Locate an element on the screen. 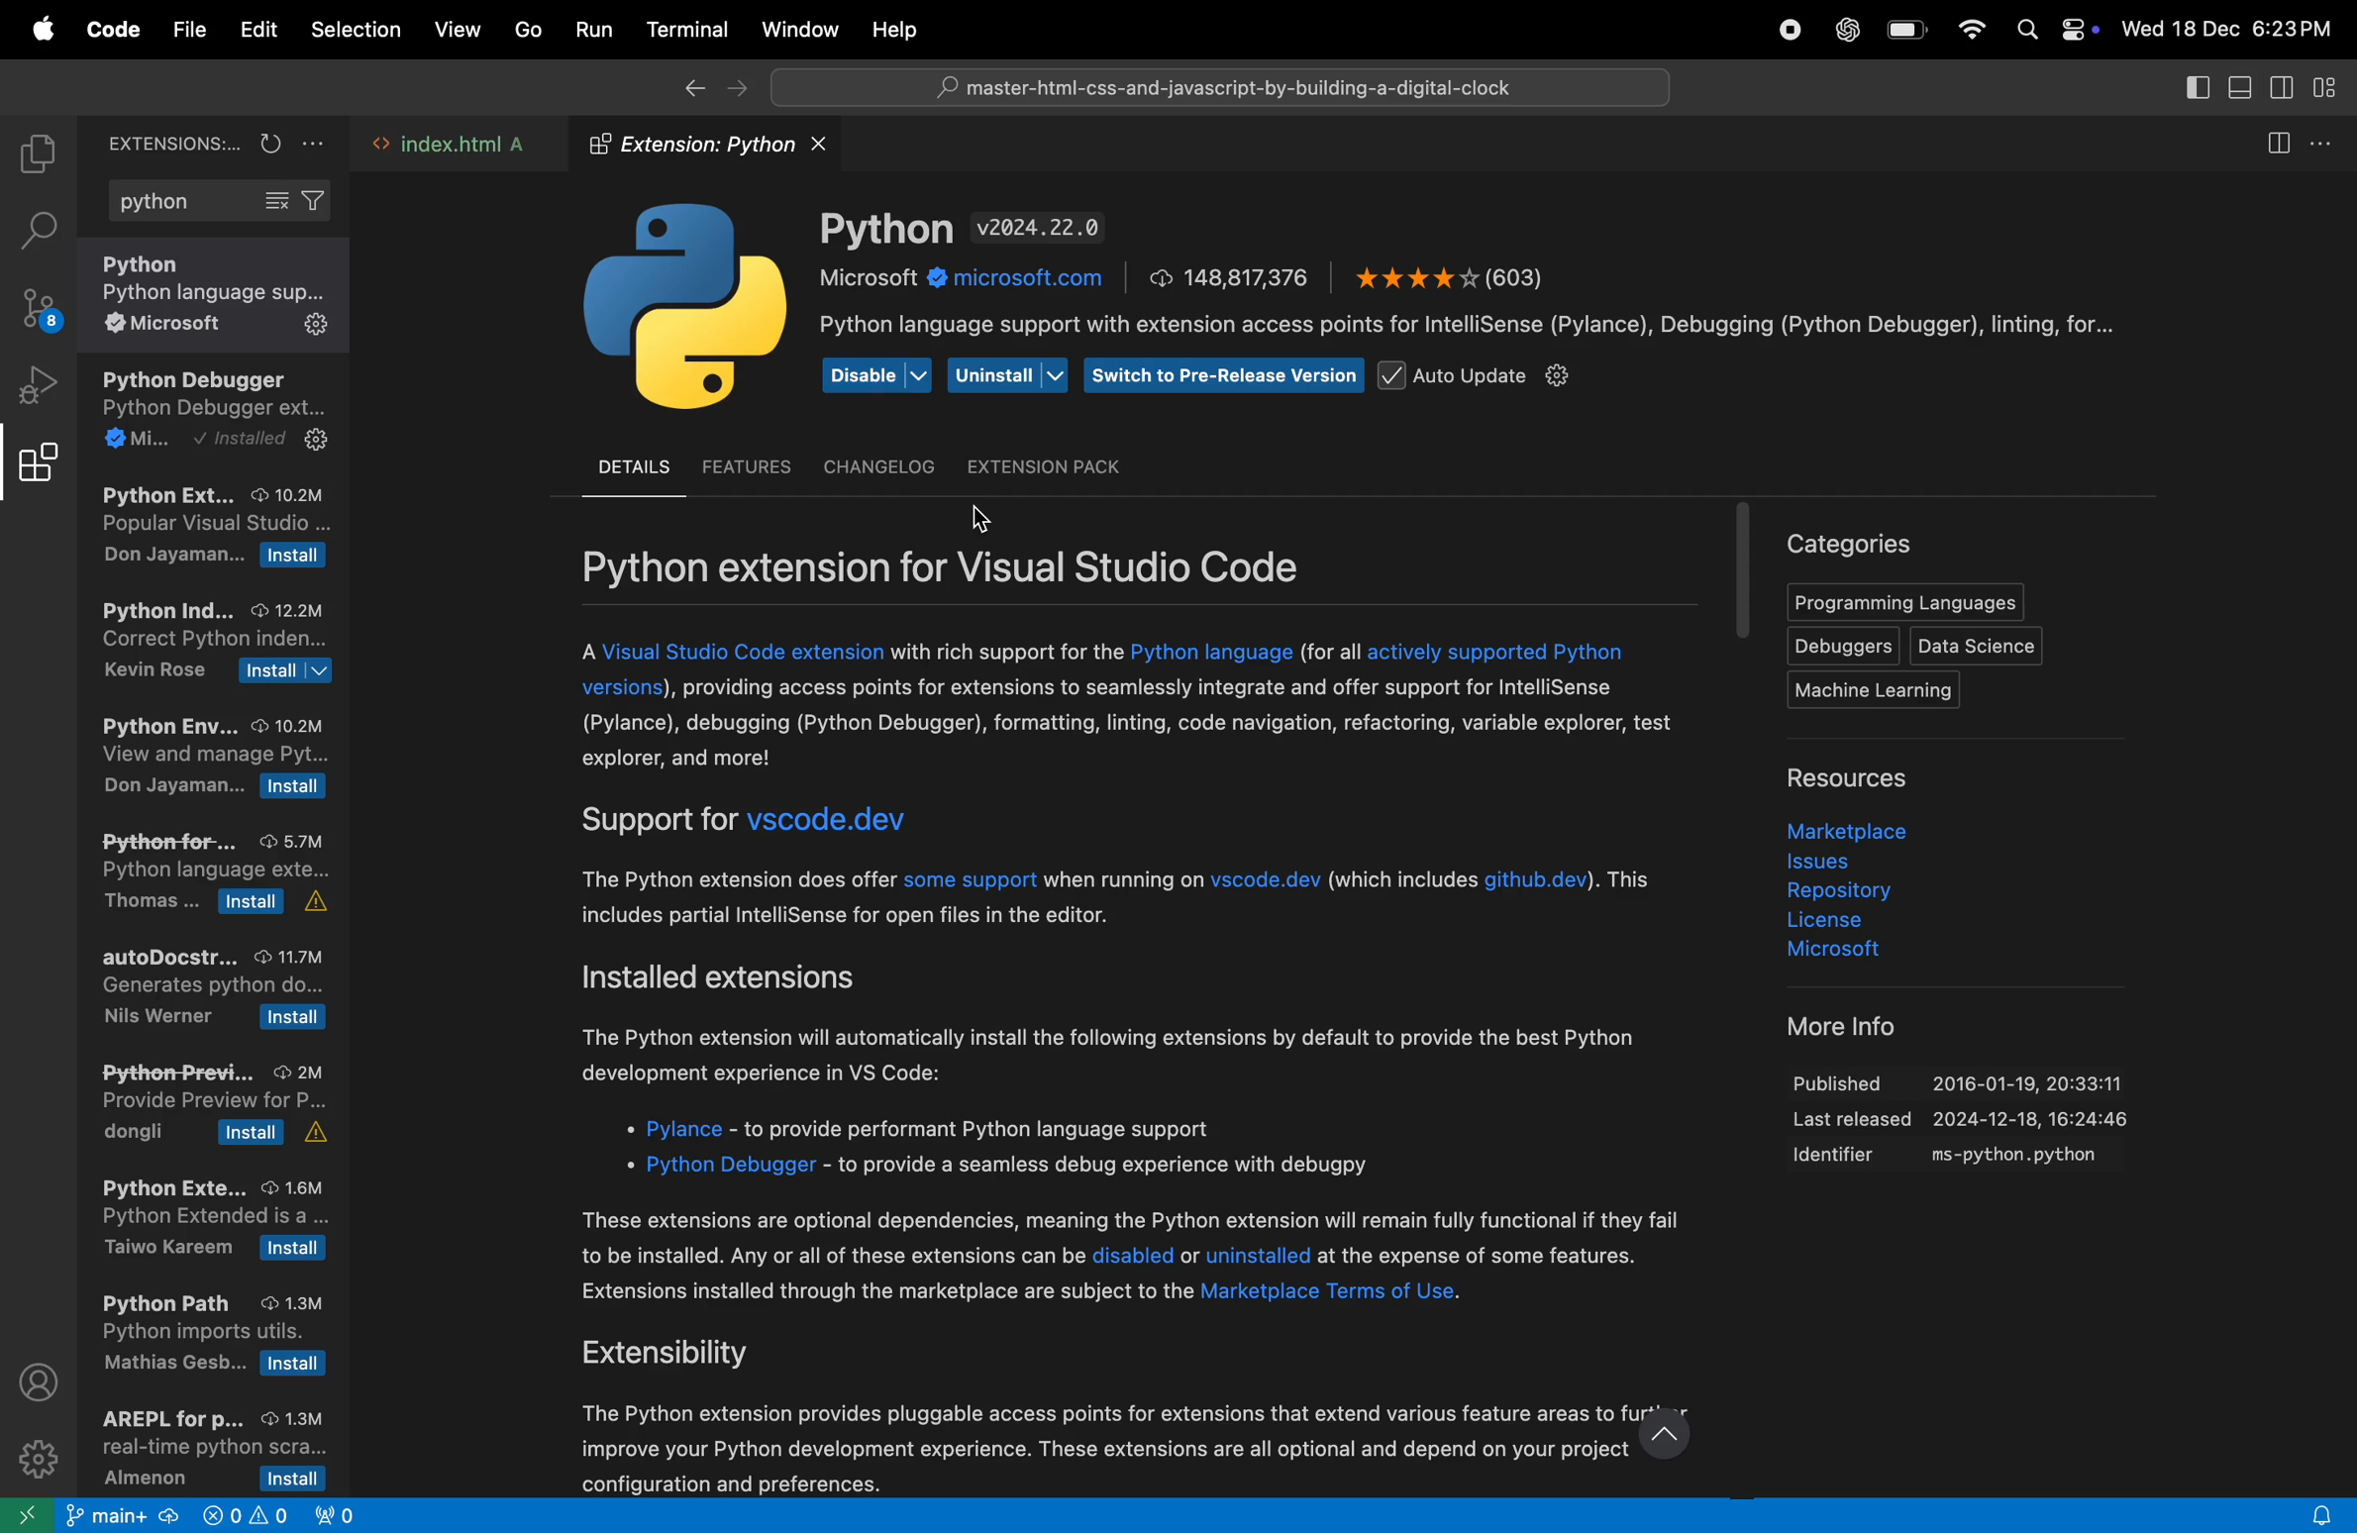 The height and width of the screenshot is (1533, 2357). Features is located at coordinates (749, 463).